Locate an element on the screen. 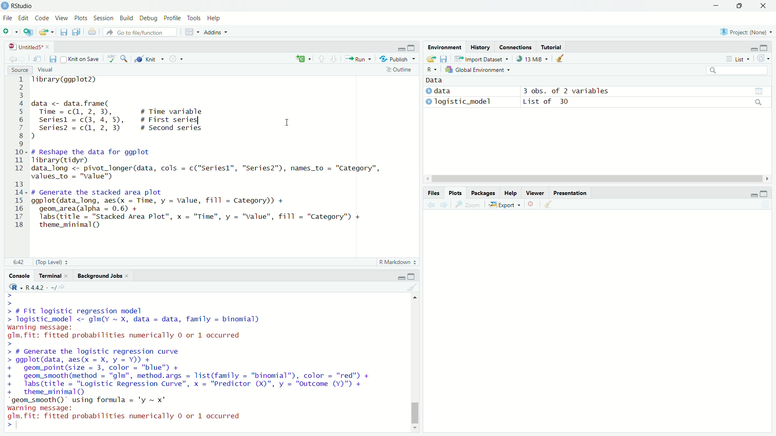  close is located at coordinates (531, 204).